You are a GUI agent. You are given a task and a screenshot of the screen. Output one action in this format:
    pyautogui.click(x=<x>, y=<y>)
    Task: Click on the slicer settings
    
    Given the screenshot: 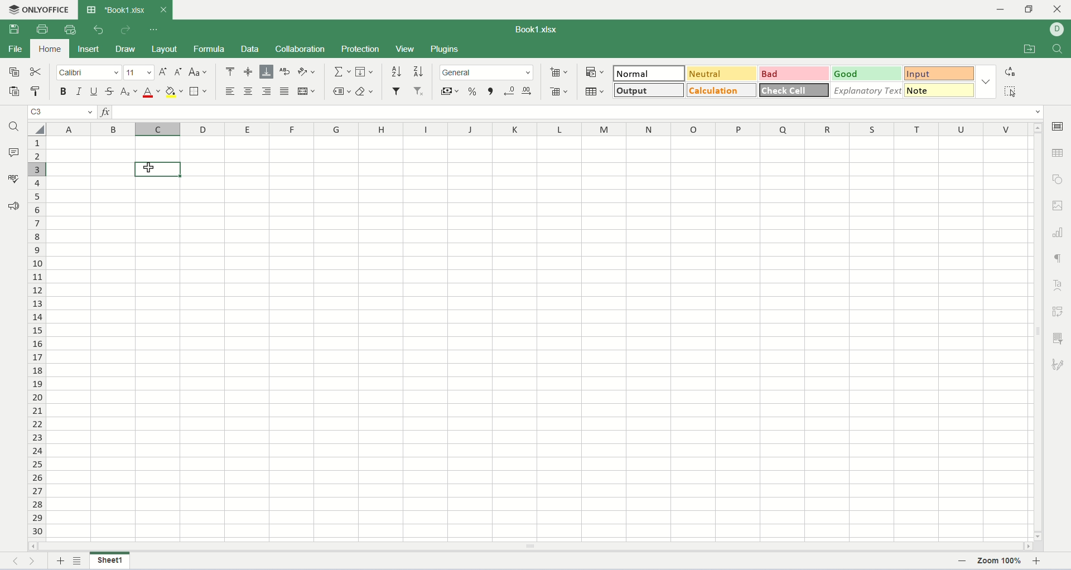 What is the action you would take?
    pyautogui.click(x=1060, y=337)
    